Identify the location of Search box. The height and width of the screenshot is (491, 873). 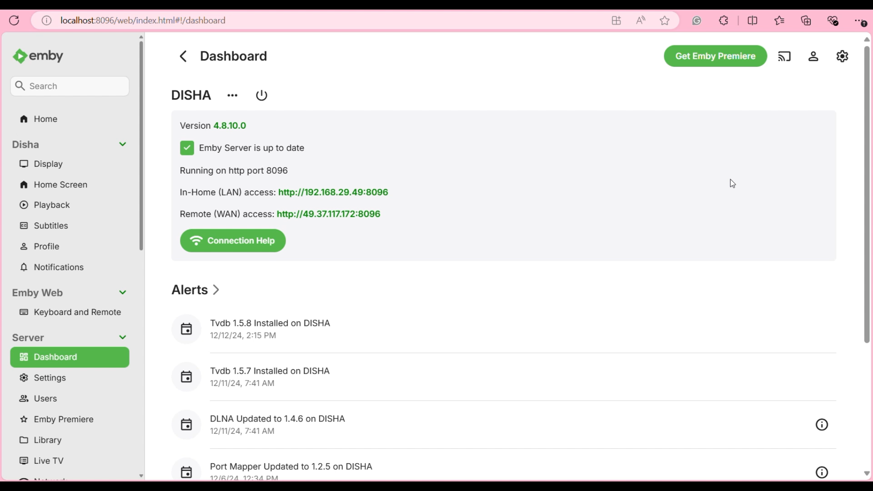
(70, 86).